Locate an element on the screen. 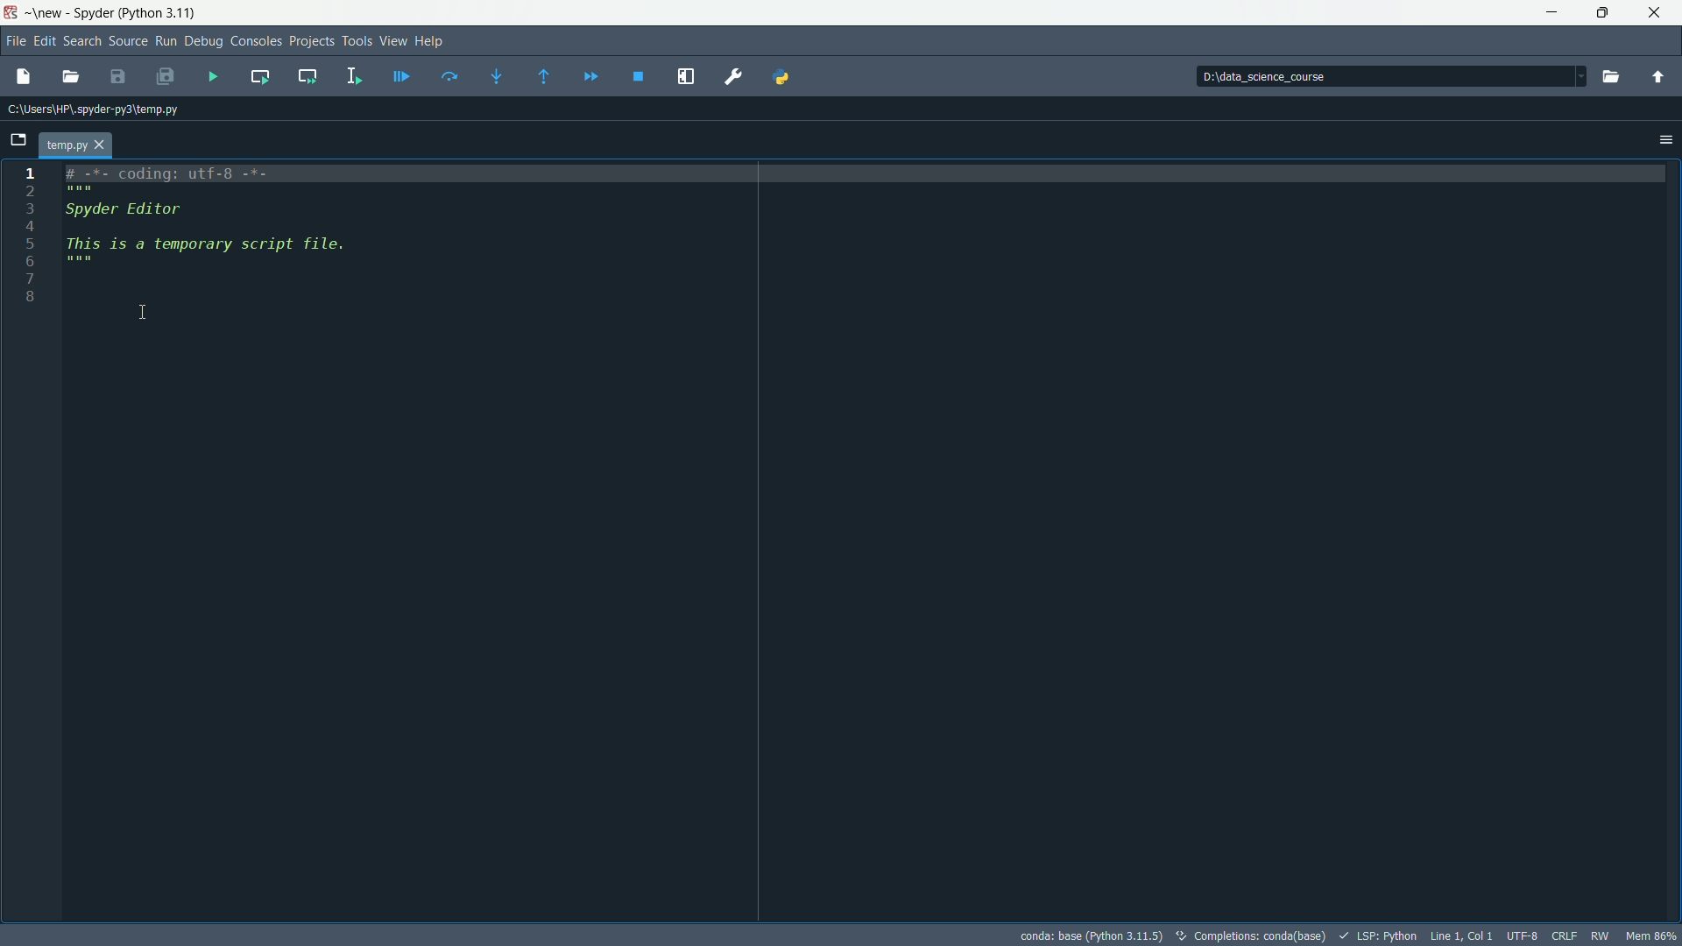 This screenshot has width=1682, height=946. run menu is located at coordinates (166, 40).